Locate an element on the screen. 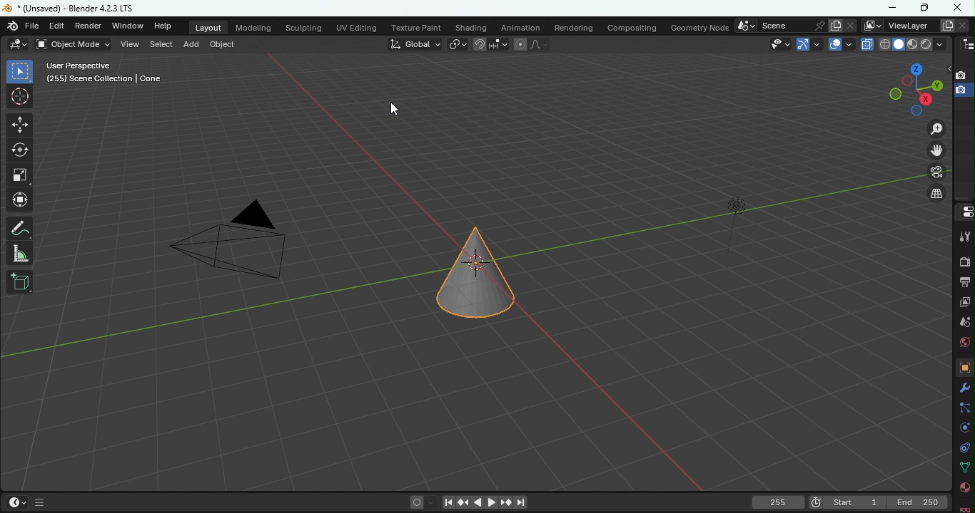 The width and height of the screenshot is (975, 513). Jump to first/last frame in frame range is located at coordinates (522, 503).